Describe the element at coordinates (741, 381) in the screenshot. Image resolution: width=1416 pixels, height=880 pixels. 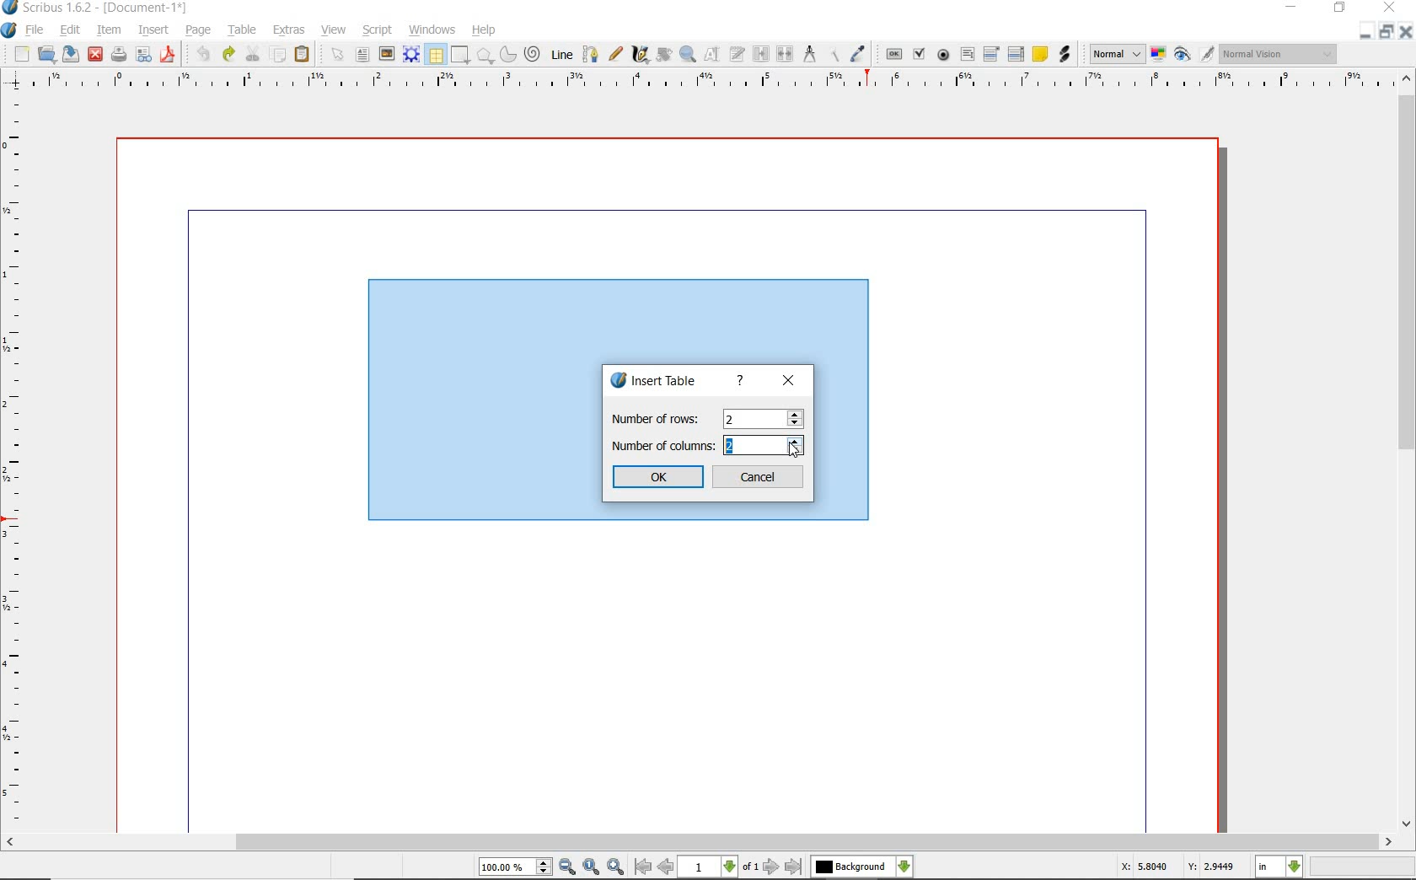
I see `help` at that location.